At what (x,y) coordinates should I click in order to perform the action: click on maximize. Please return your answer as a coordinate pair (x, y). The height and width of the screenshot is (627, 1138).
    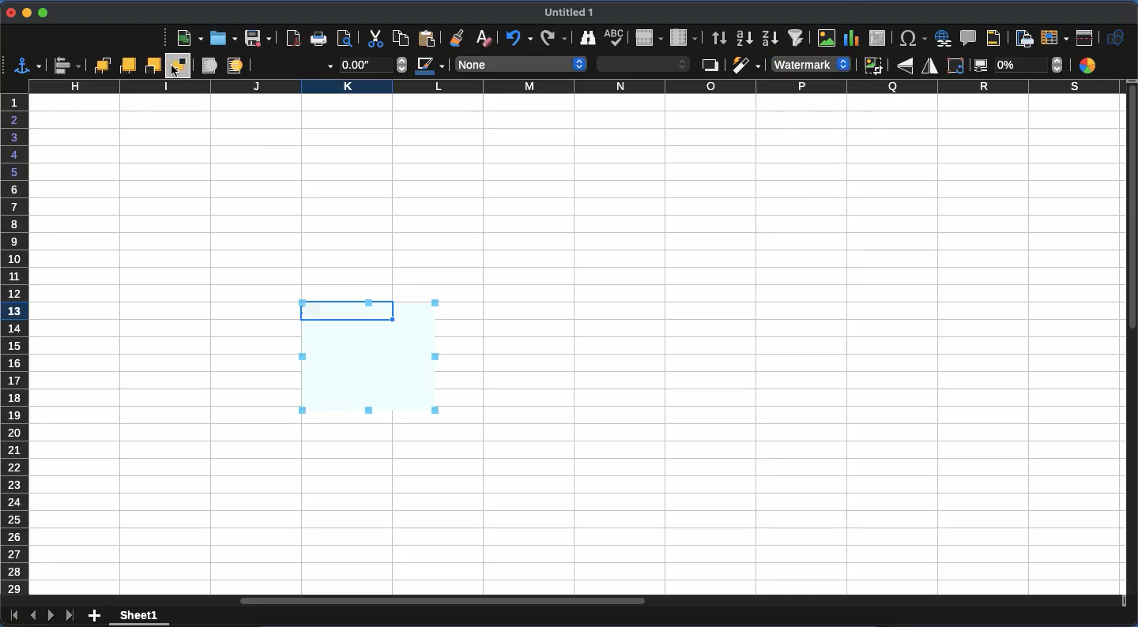
    Looking at the image, I should click on (41, 13).